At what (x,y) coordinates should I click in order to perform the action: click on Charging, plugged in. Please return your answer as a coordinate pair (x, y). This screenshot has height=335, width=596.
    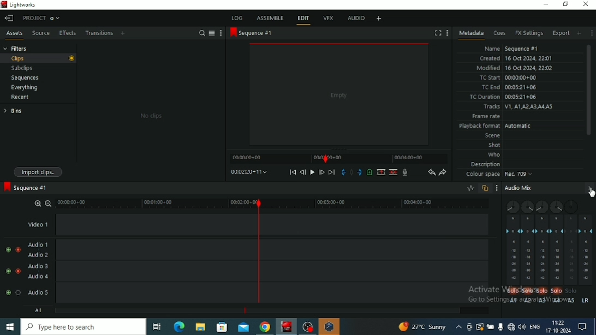
    Looking at the image, I should click on (491, 327).